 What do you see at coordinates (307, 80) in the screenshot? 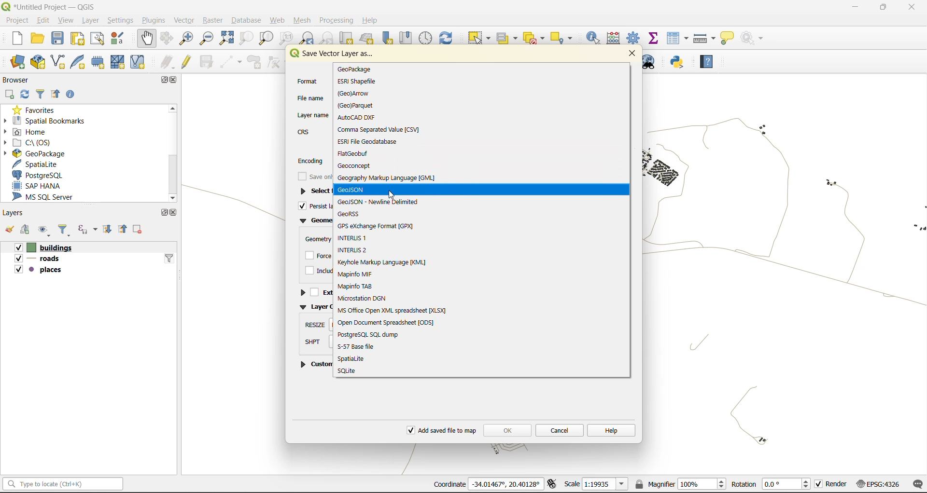
I see `Format` at bounding box center [307, 80].